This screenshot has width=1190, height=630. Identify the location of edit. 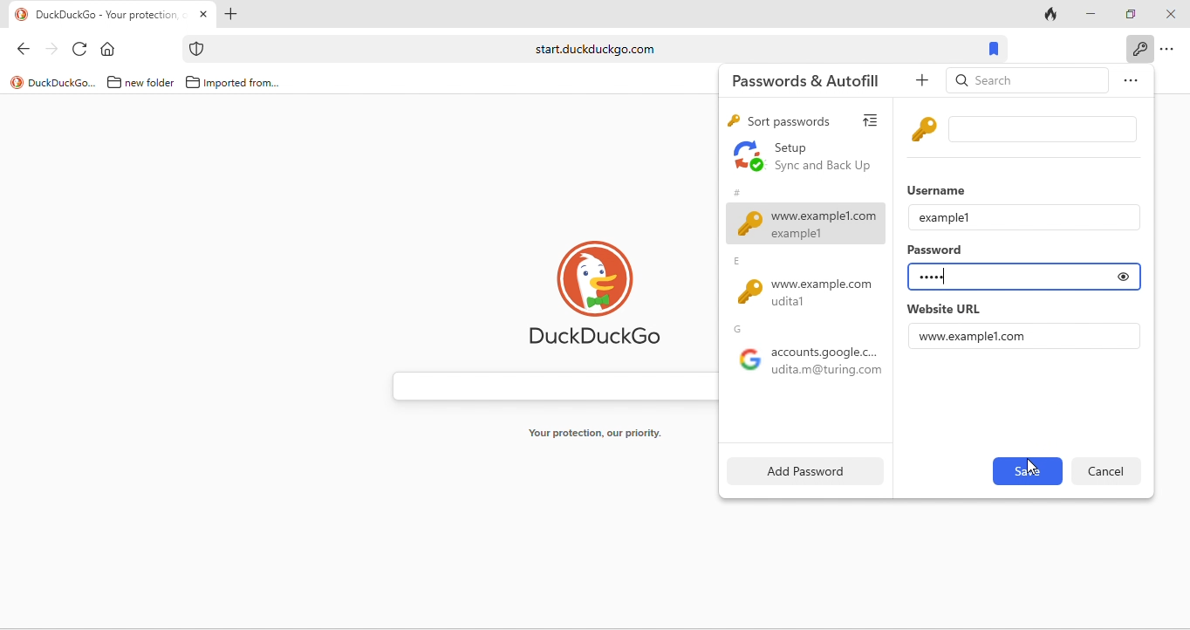
(1026, 471).